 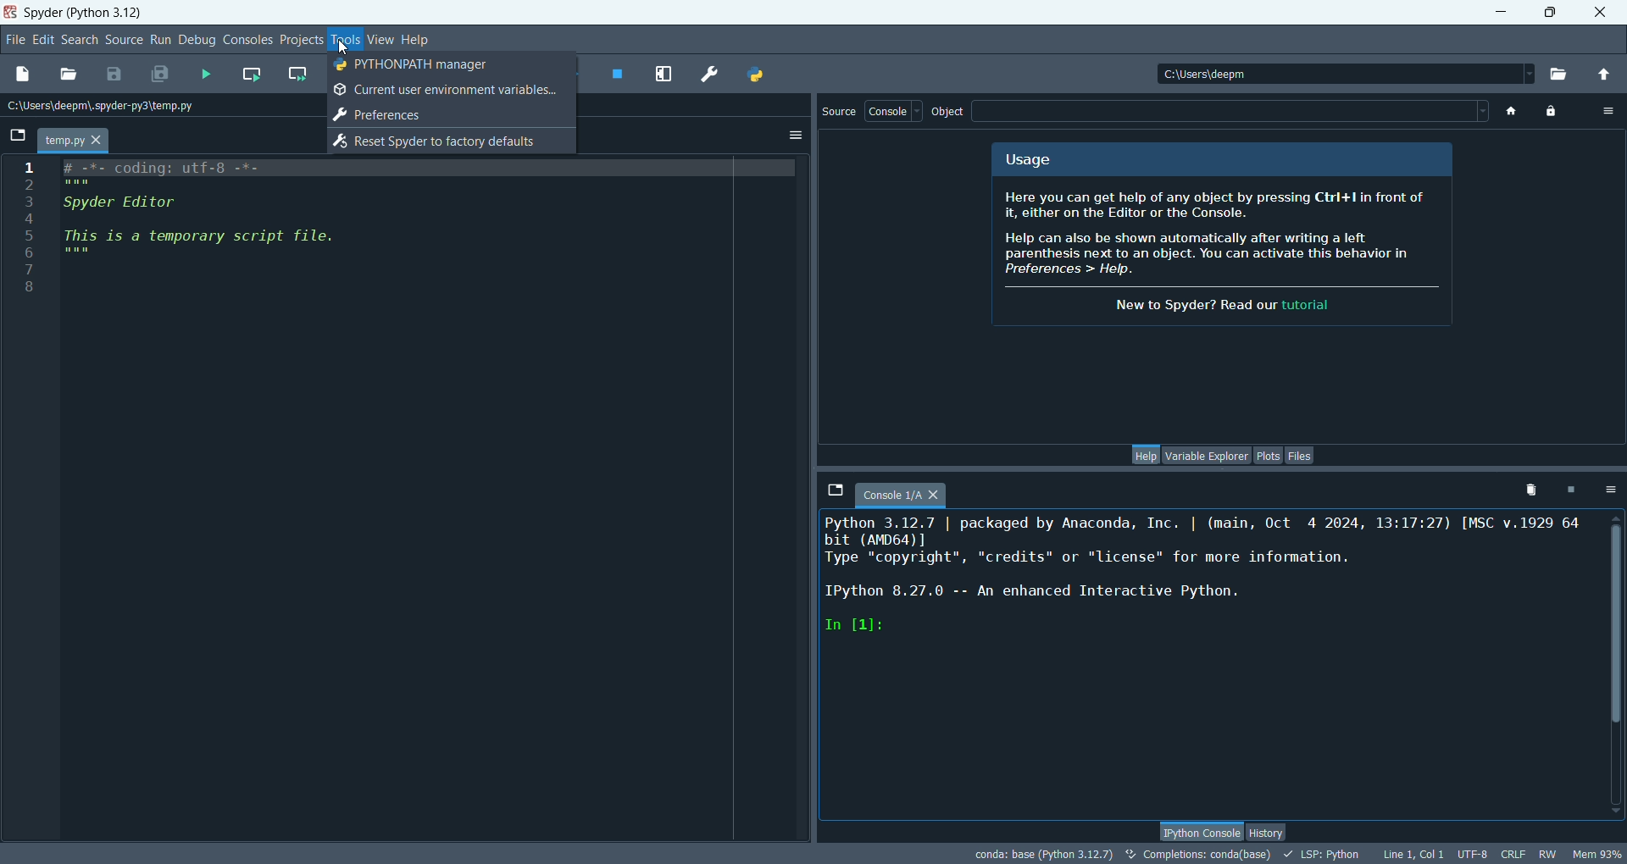 What do you see at coordinates (1198, 829) in the screenshot?
I see `IPython console` at bounding box center [1198, 829].